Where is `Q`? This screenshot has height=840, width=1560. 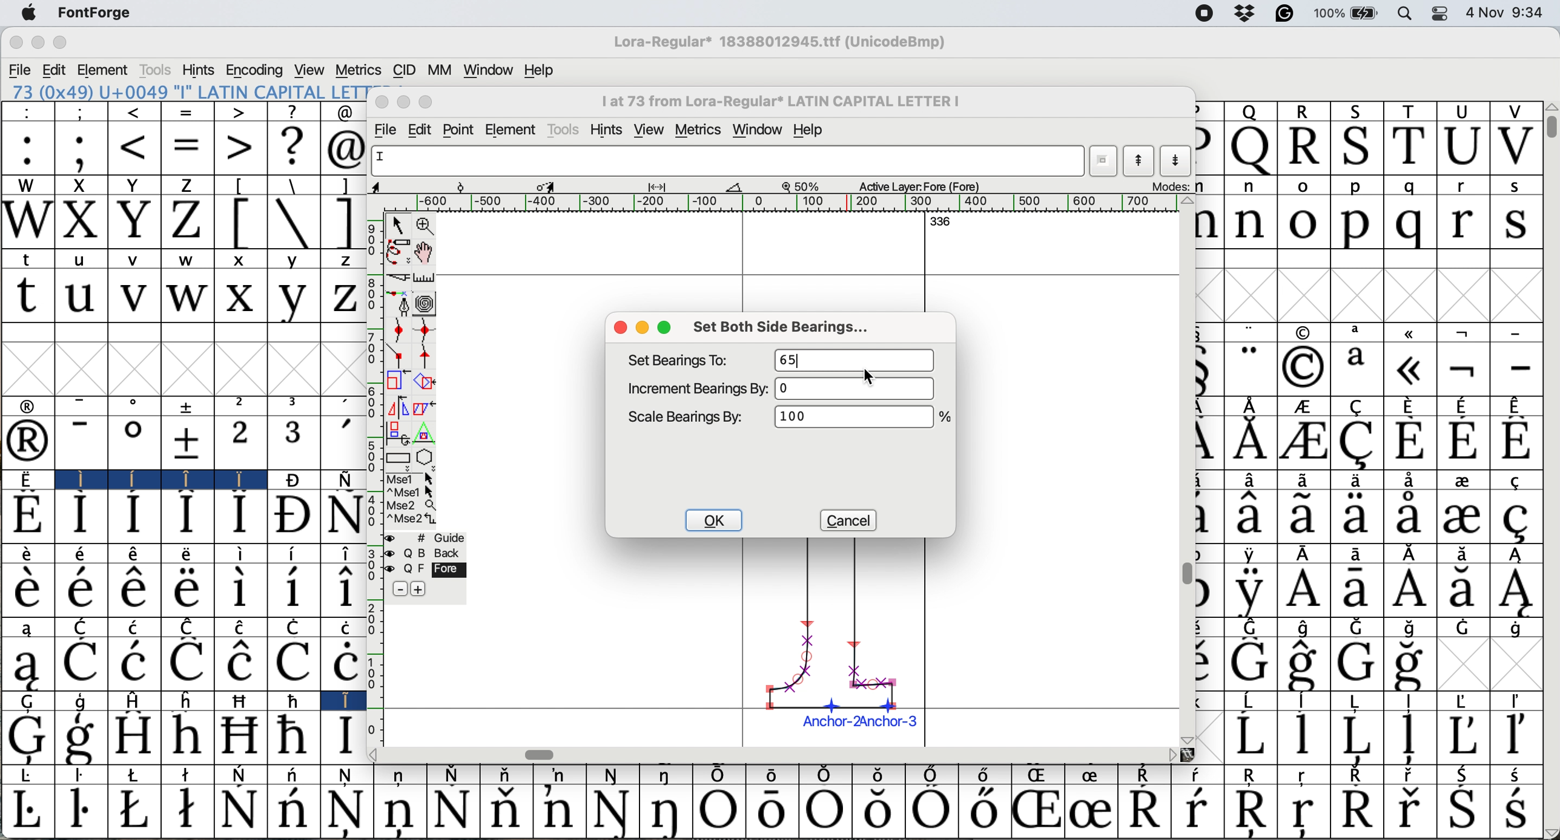
Q is located at coordinates (1251, 149).